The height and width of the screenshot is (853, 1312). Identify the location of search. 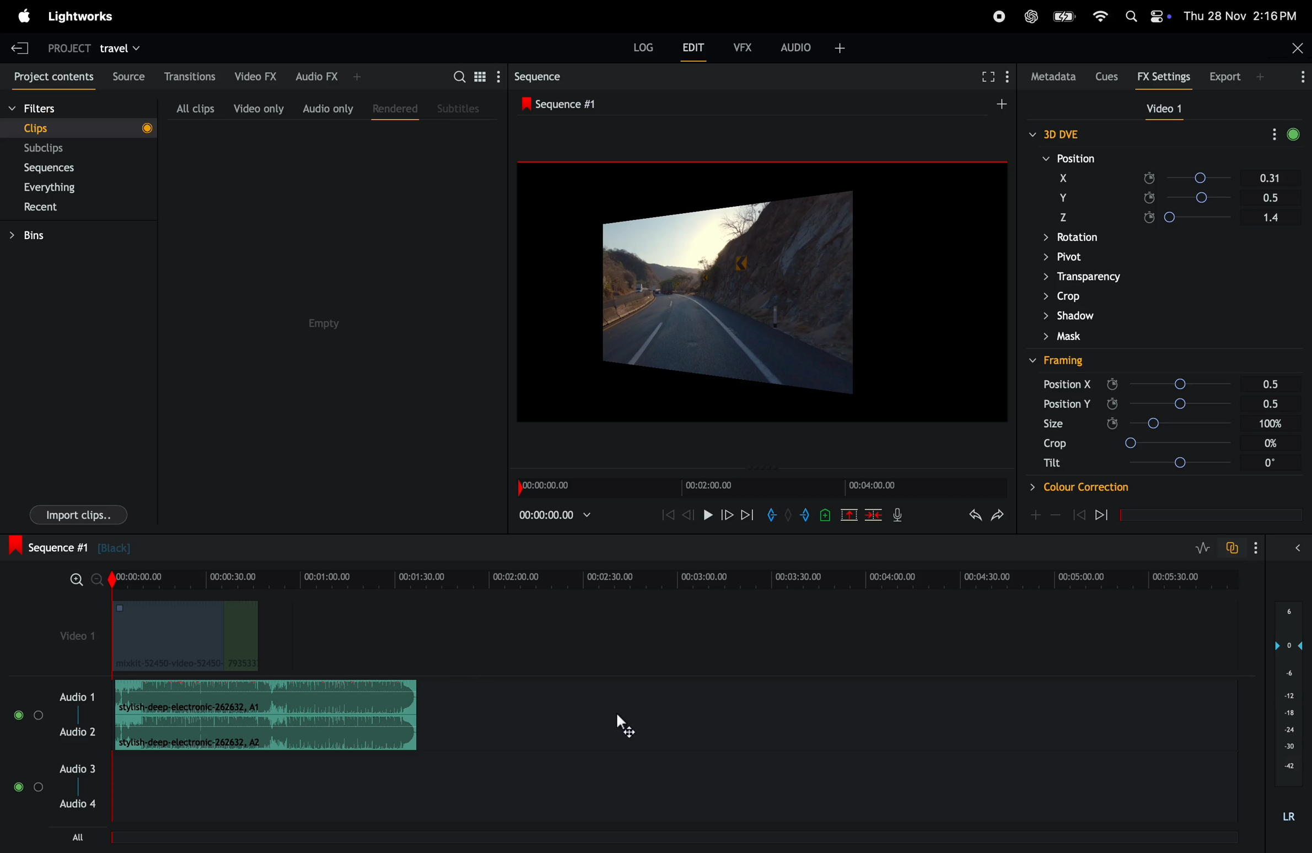
(474, 75).